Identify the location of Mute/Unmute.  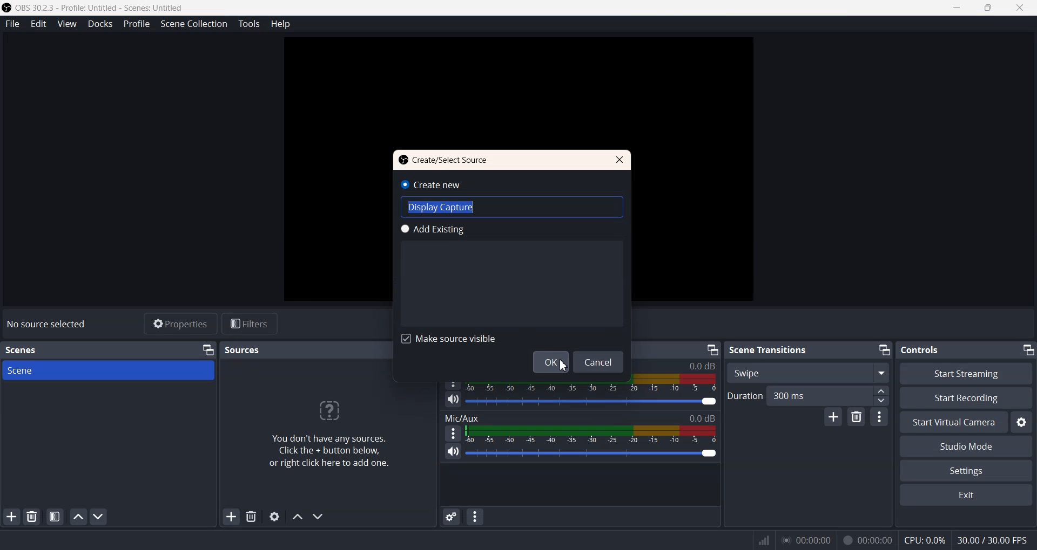
(453, 452).